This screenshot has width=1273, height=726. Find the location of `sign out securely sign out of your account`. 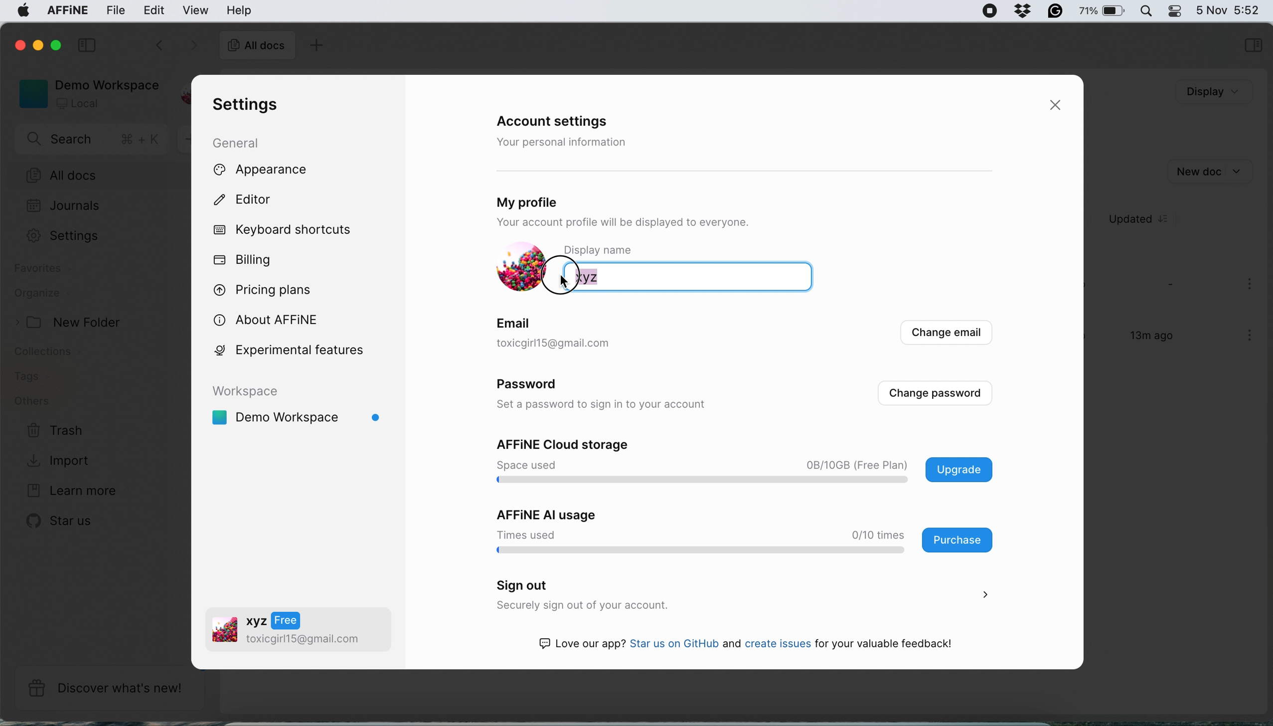

sign out securely sign out of your account is located at coordinates (739, 596).